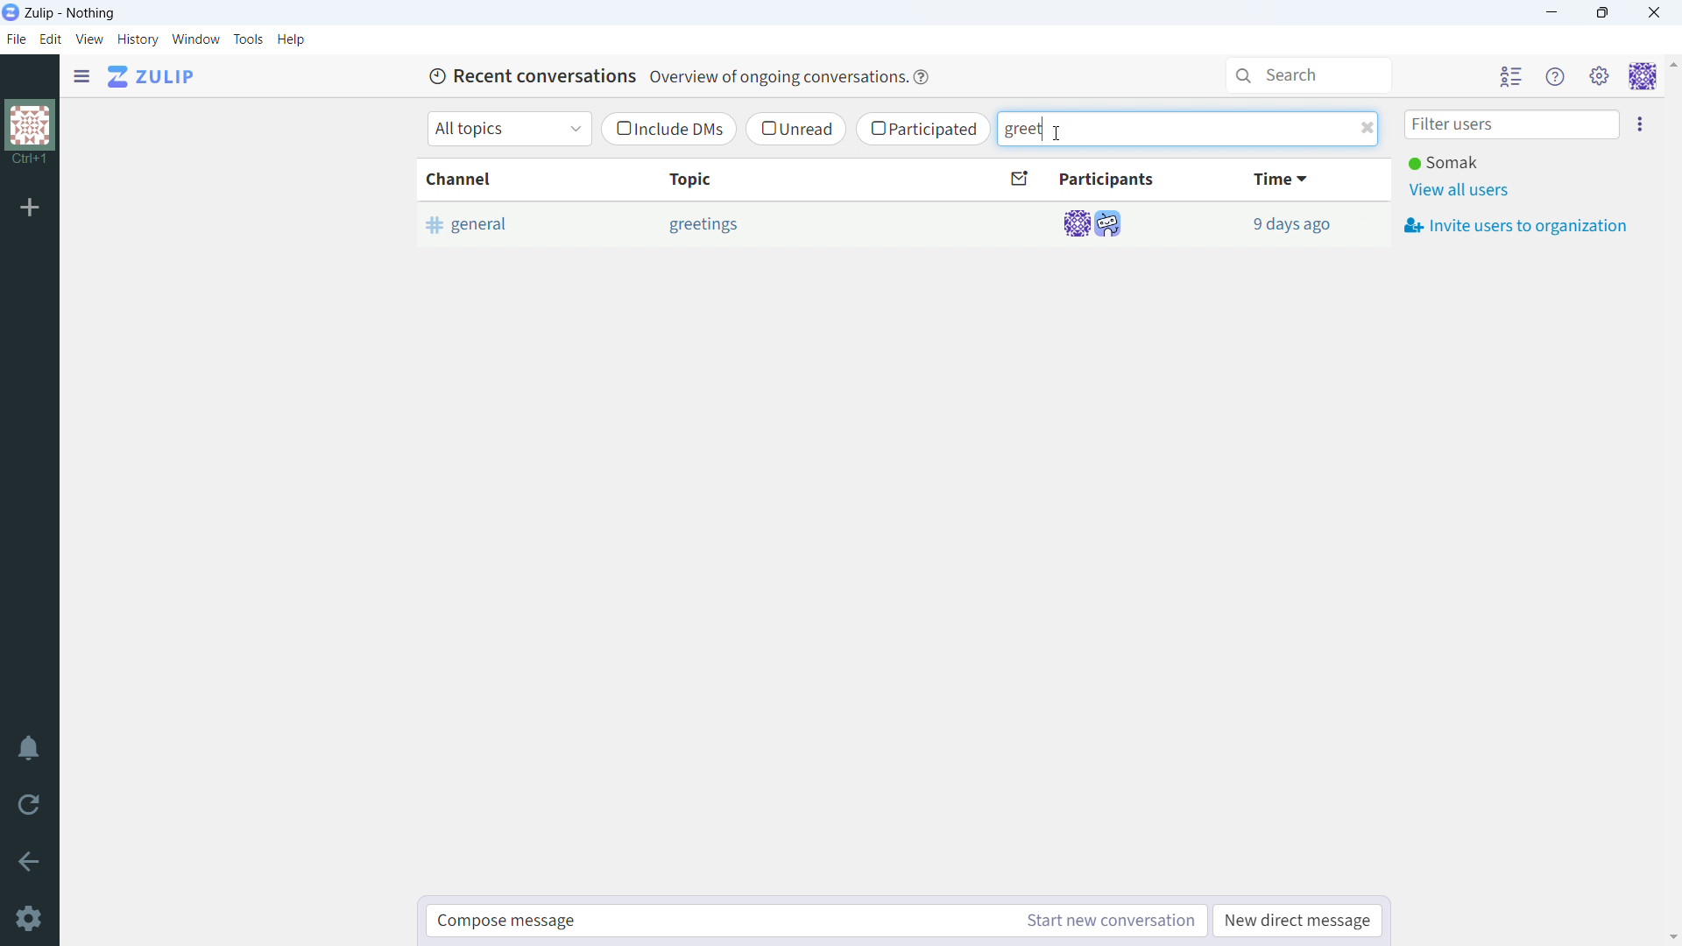  What do you see at coordinates (1091, 222) in the screenshot?
I see `participants` at bounding box center [1091, 222].